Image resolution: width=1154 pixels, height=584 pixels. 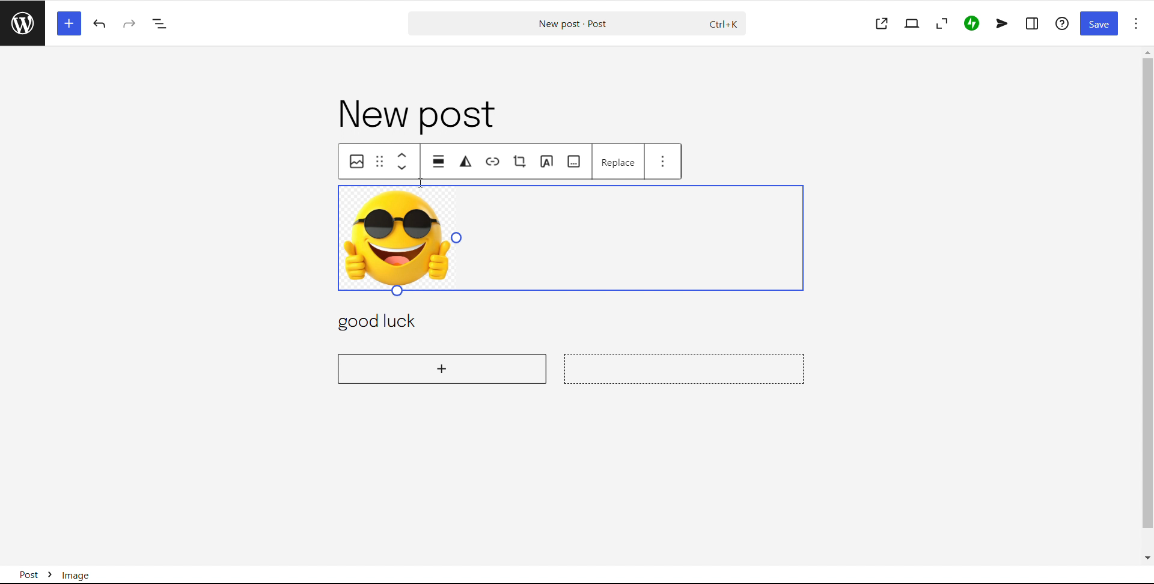 What do you see at coordinates (971, 24) in the screenshot?
I see `jetpack` at bounding box center [971, 24].